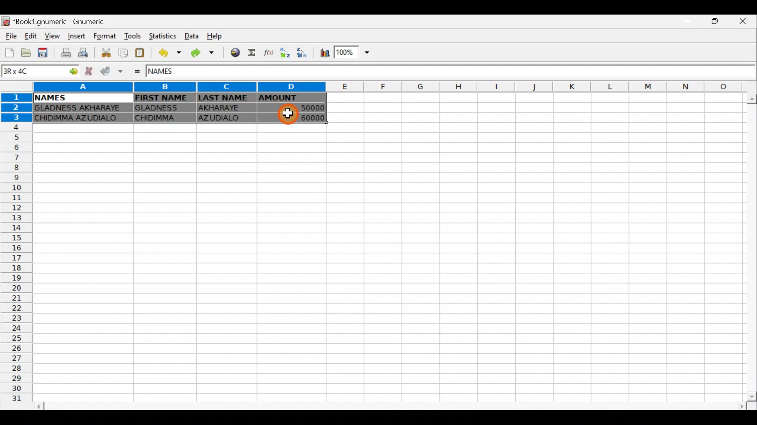 This screenshot has width=757, height=425. I want to click on GLADNESS, so click(163, 107).